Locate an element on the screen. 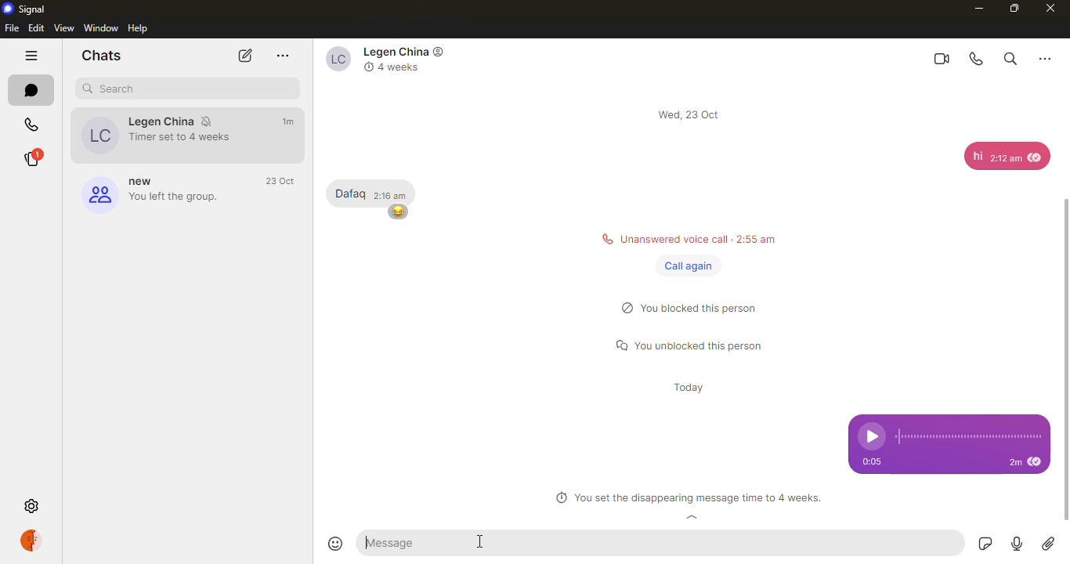 This screenshot has height=564, width=1070. 23 oct is located at coordinates (283, 182).